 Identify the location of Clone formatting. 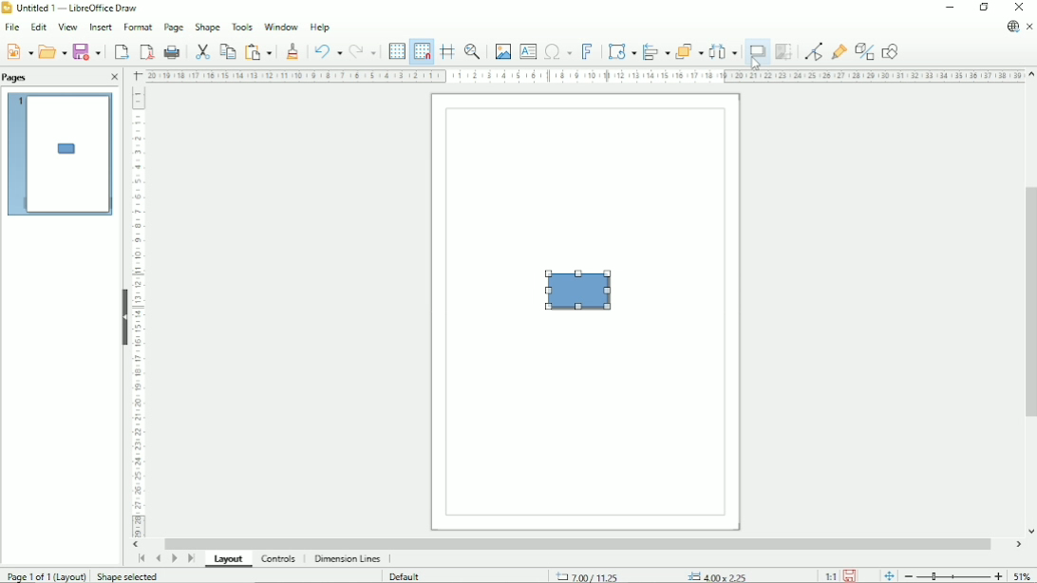
(291, 51).